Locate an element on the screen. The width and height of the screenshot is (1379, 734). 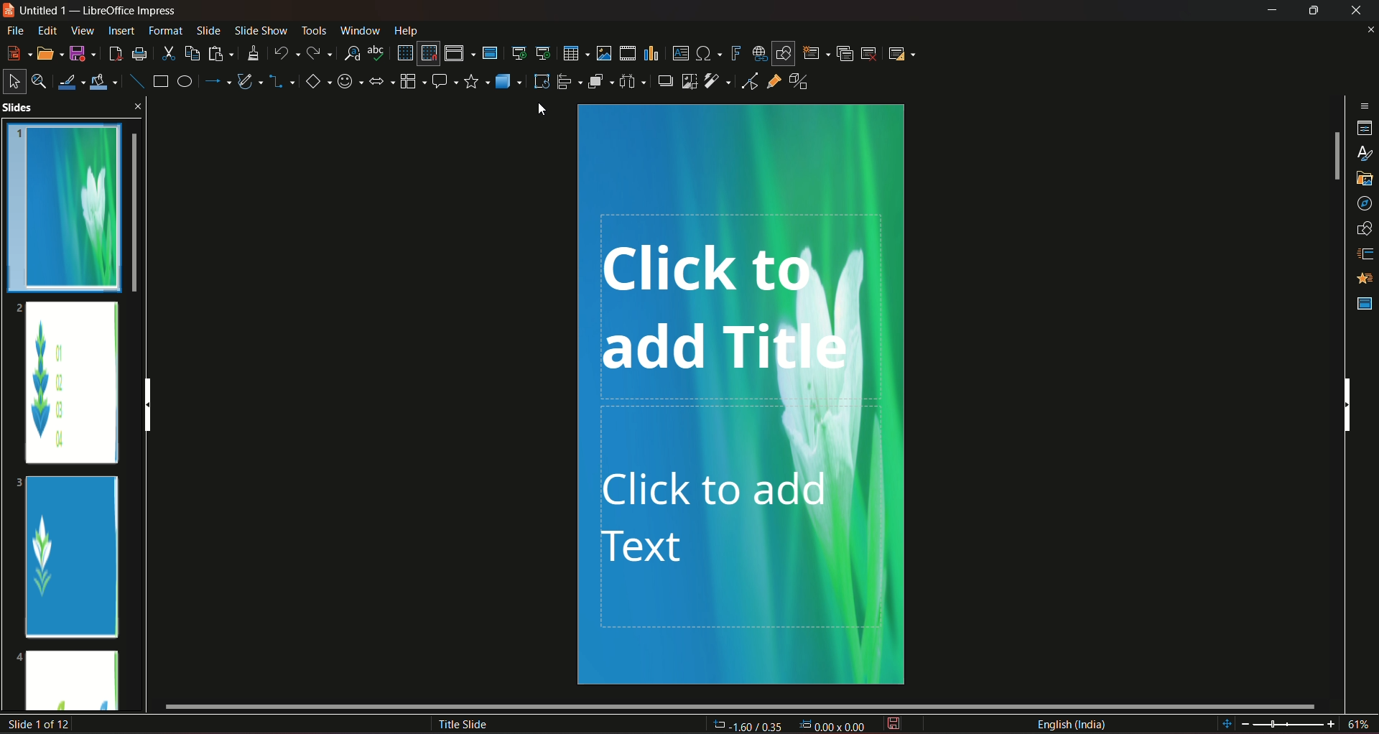
shadow is located at coordinates (665, 81).